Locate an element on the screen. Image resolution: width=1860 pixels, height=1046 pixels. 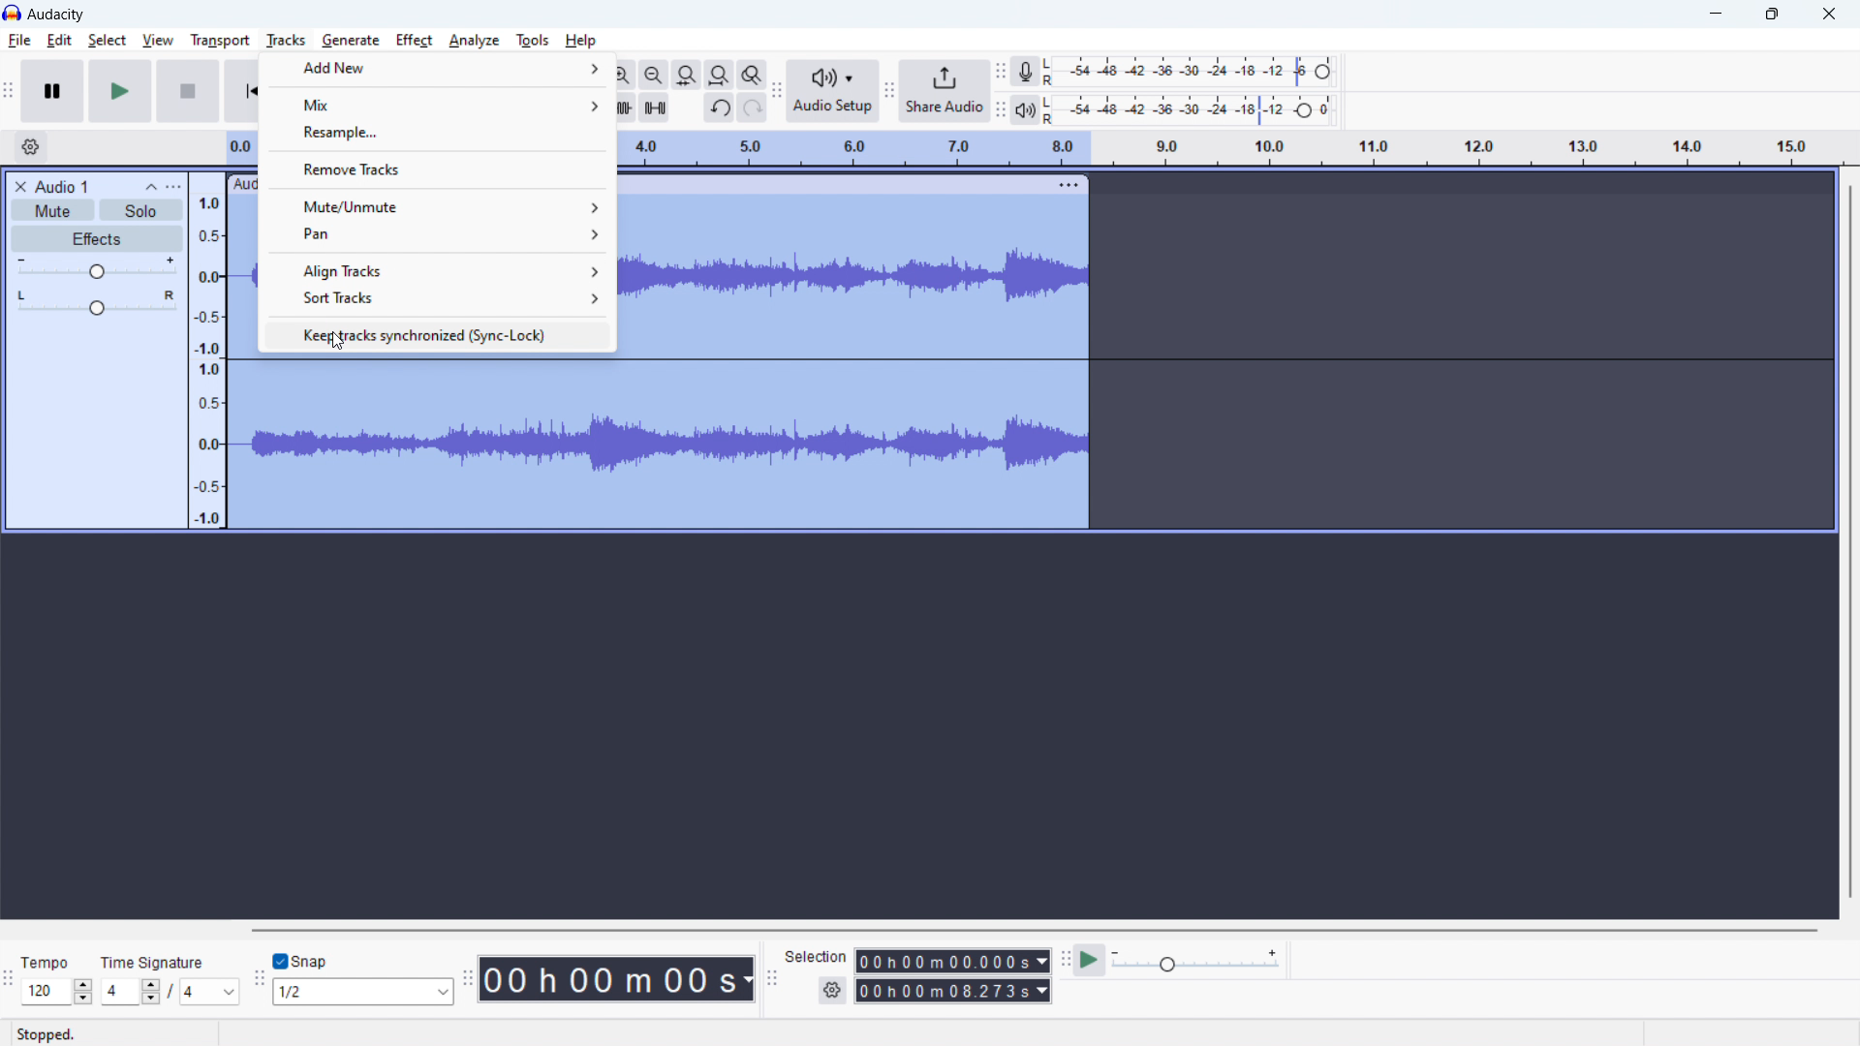
close is located at coordinates (1831, 15).